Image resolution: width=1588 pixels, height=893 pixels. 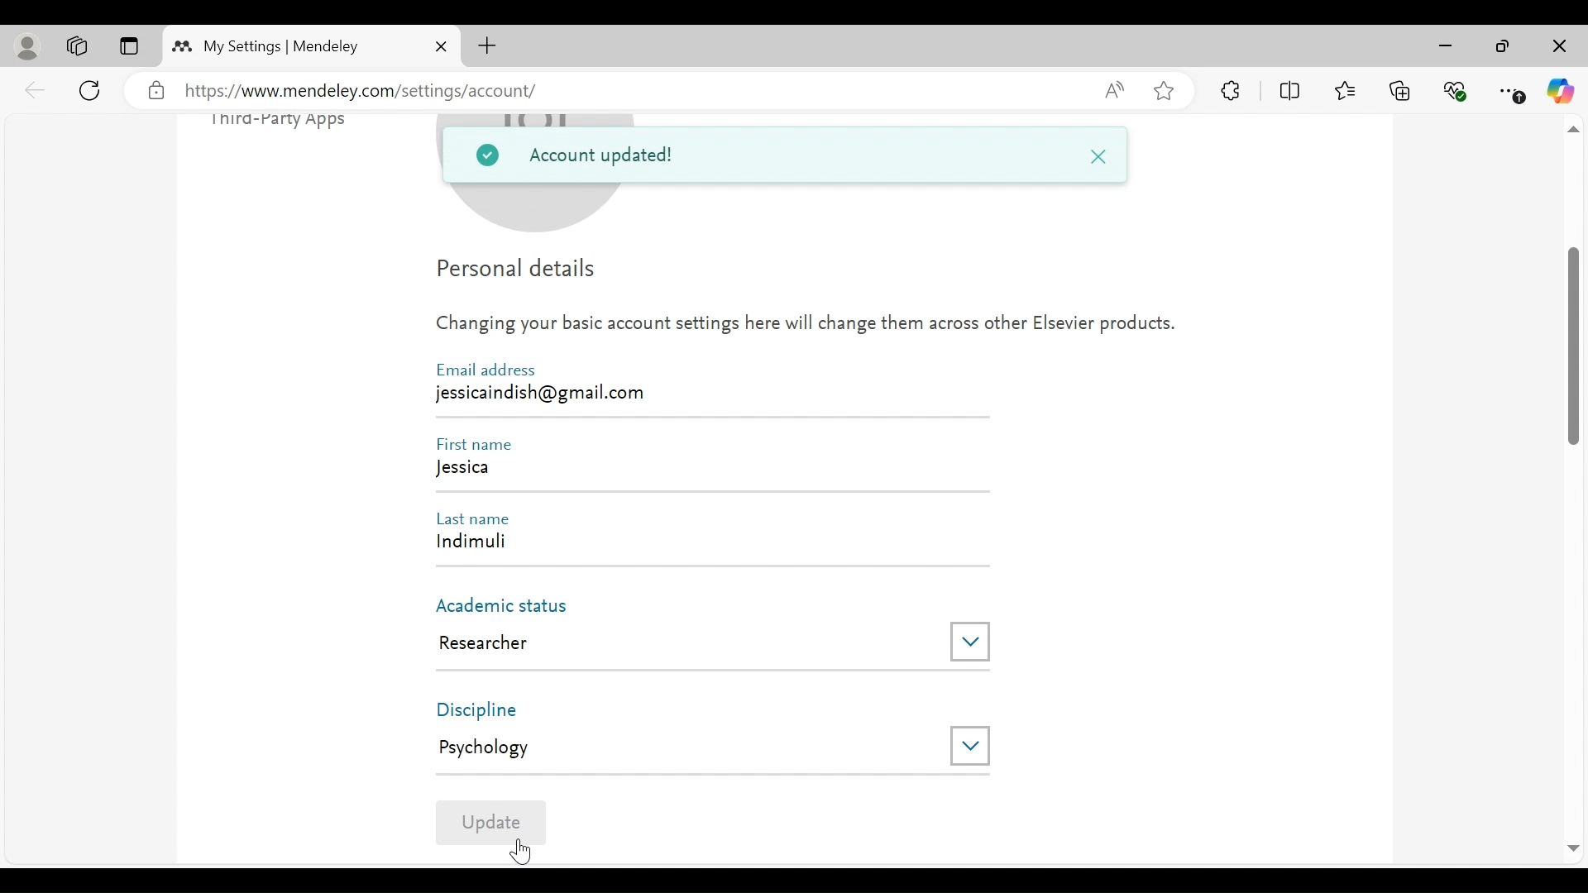 I want to click on Psychology, so click(x=679, y=747).